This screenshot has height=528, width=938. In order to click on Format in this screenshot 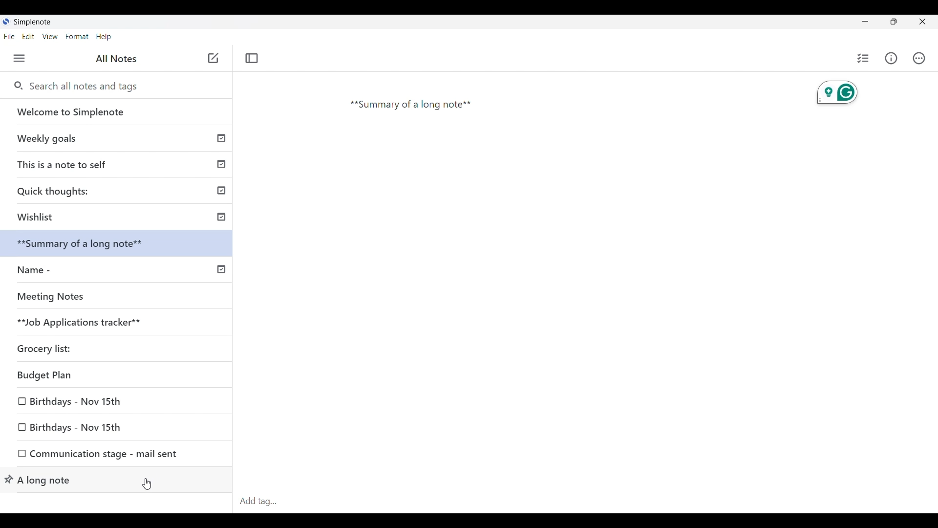, I will do `click(77, 37)`.